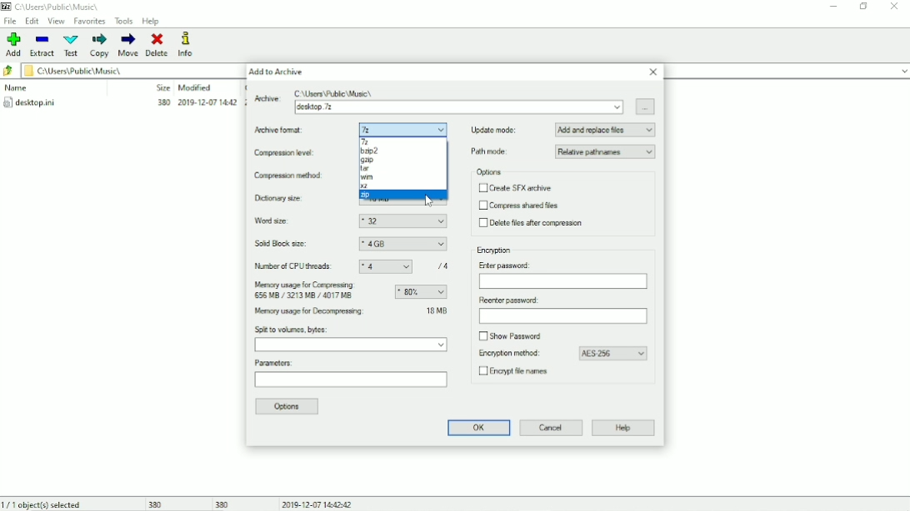 The height and width of the screenshot is (511, 910). Describe the element at coordinates (834, 7) in the screenshot. I see `Minimize` at that location.